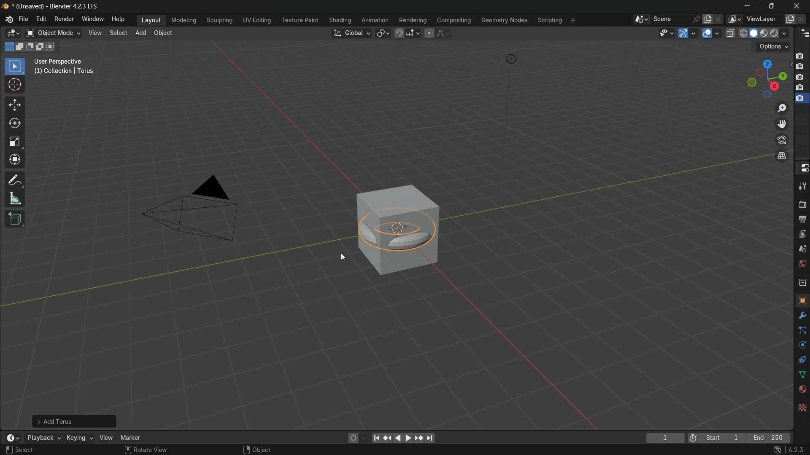 This screenshot has width=810, height=455. Describe the element at coordinates (800, 99) in the screenshot. I see `selected layer 5` at that location.